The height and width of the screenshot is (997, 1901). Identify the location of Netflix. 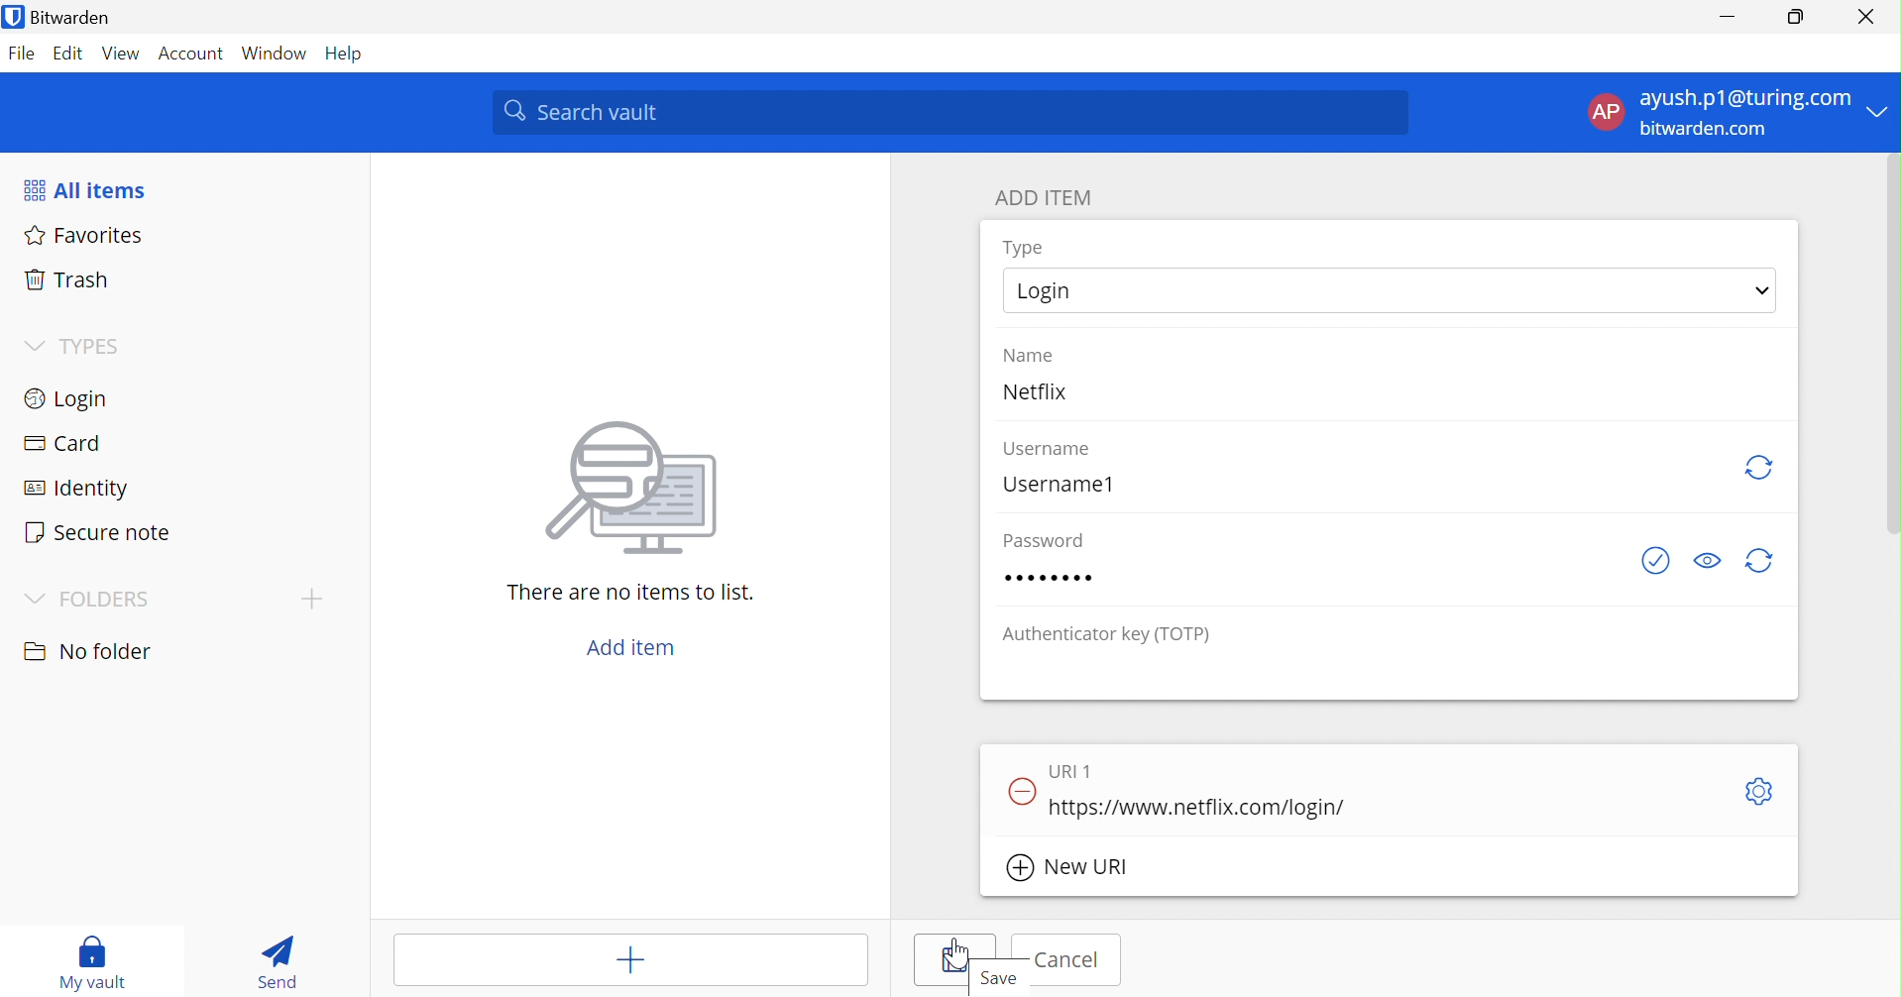
(1034, 390).